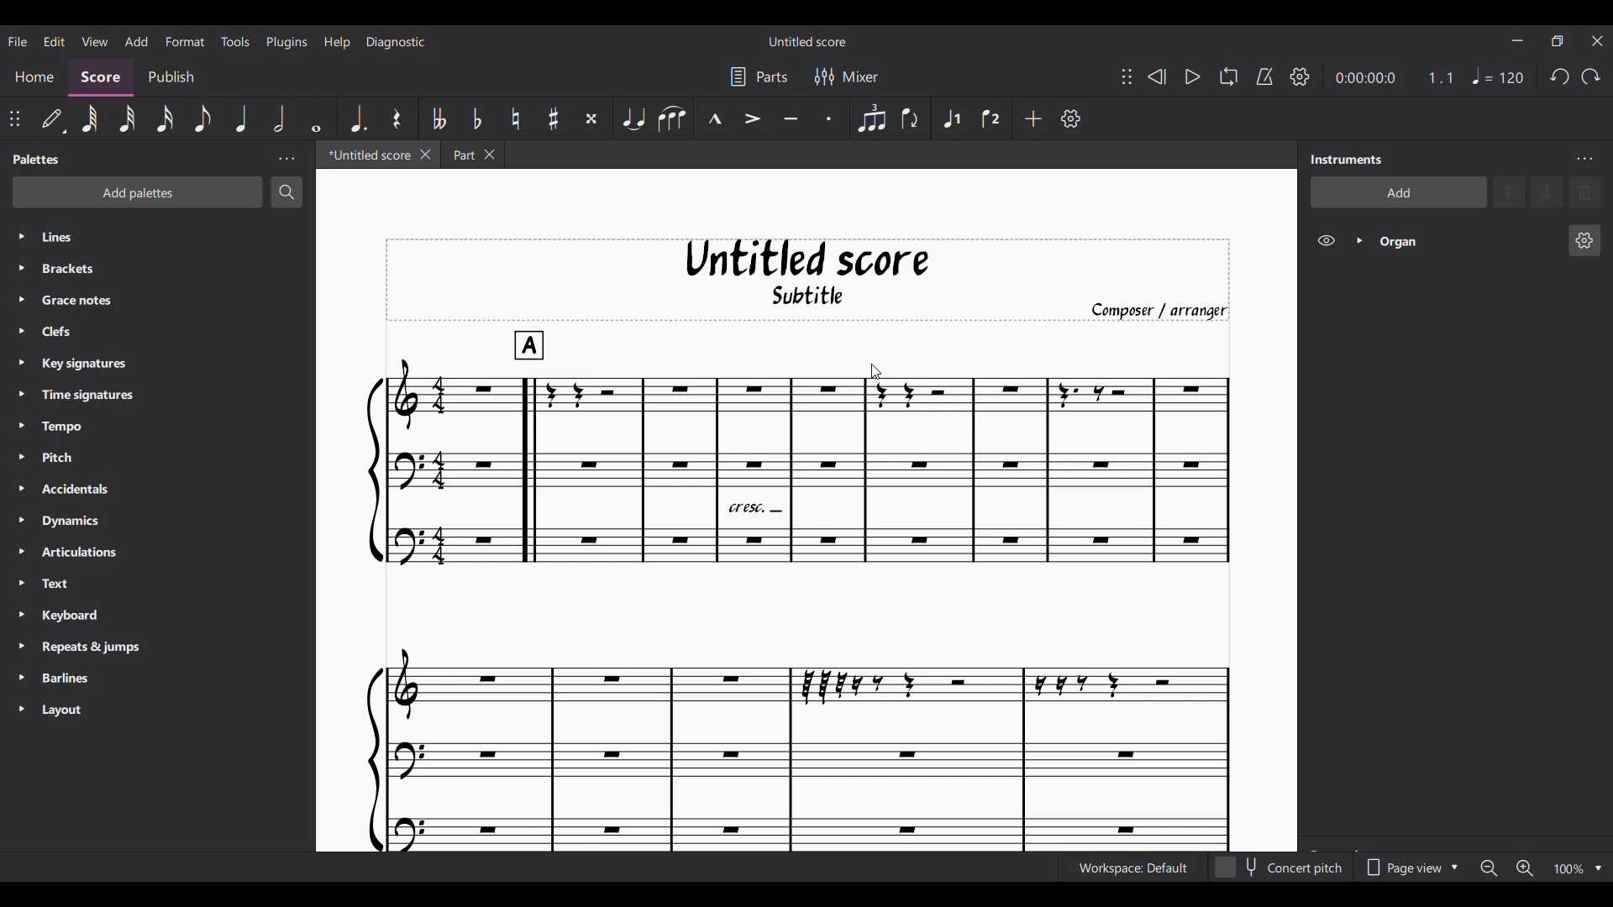 This screenshot has width=1613, height=907. I want to click on Toggle for Concert pitch, so click(1280, 868).